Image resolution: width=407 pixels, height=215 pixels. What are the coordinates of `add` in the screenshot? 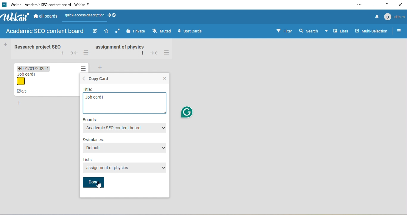 It's located at (19, 103).